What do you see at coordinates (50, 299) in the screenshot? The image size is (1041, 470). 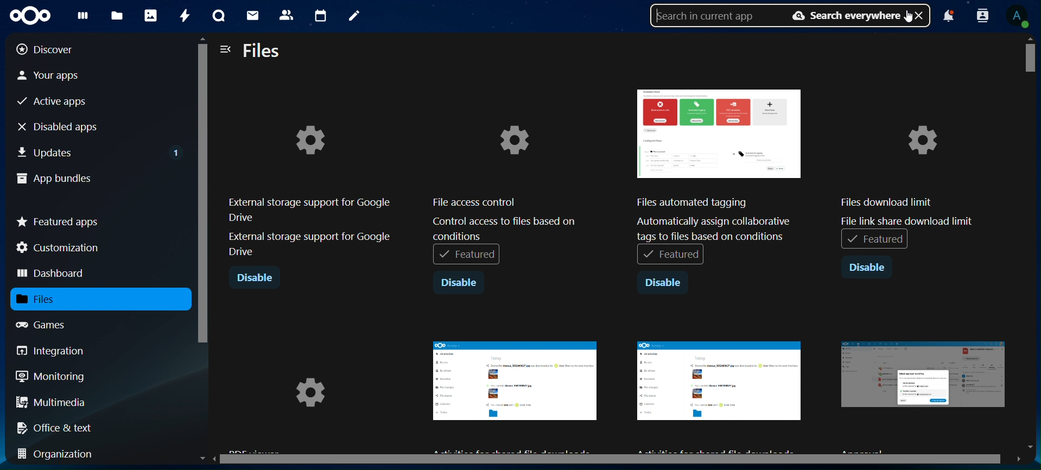 I see `files` at bounding box center [50, 299].